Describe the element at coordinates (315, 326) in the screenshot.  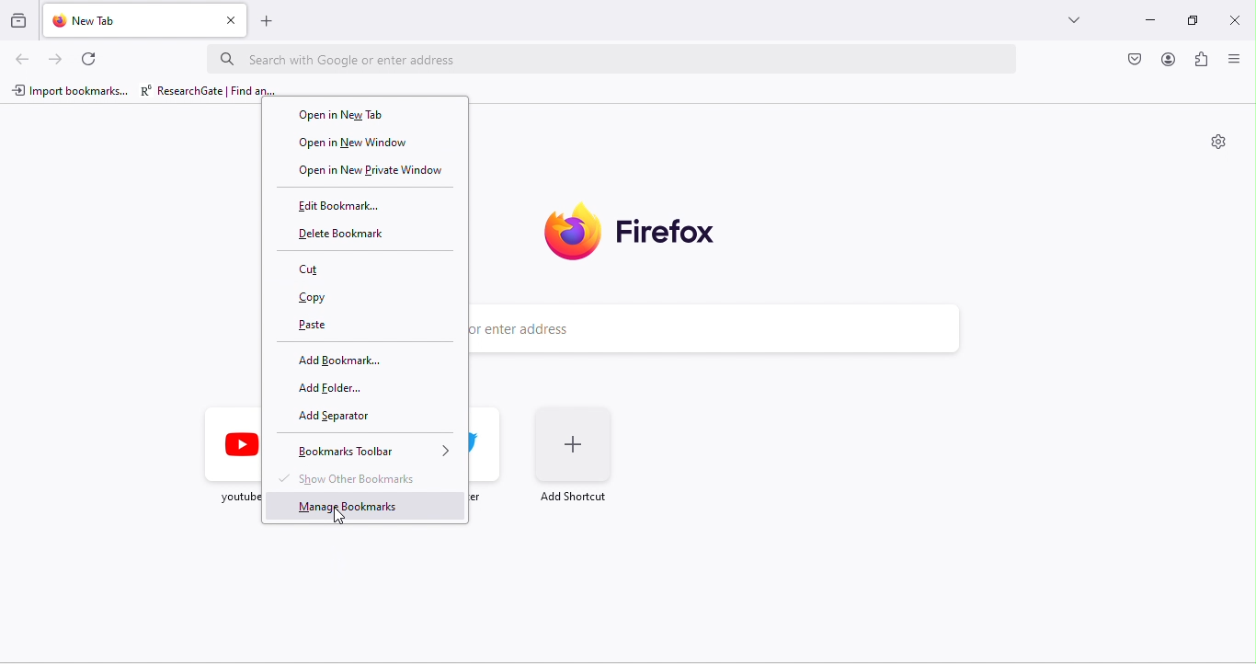
I see `paste` at that location.